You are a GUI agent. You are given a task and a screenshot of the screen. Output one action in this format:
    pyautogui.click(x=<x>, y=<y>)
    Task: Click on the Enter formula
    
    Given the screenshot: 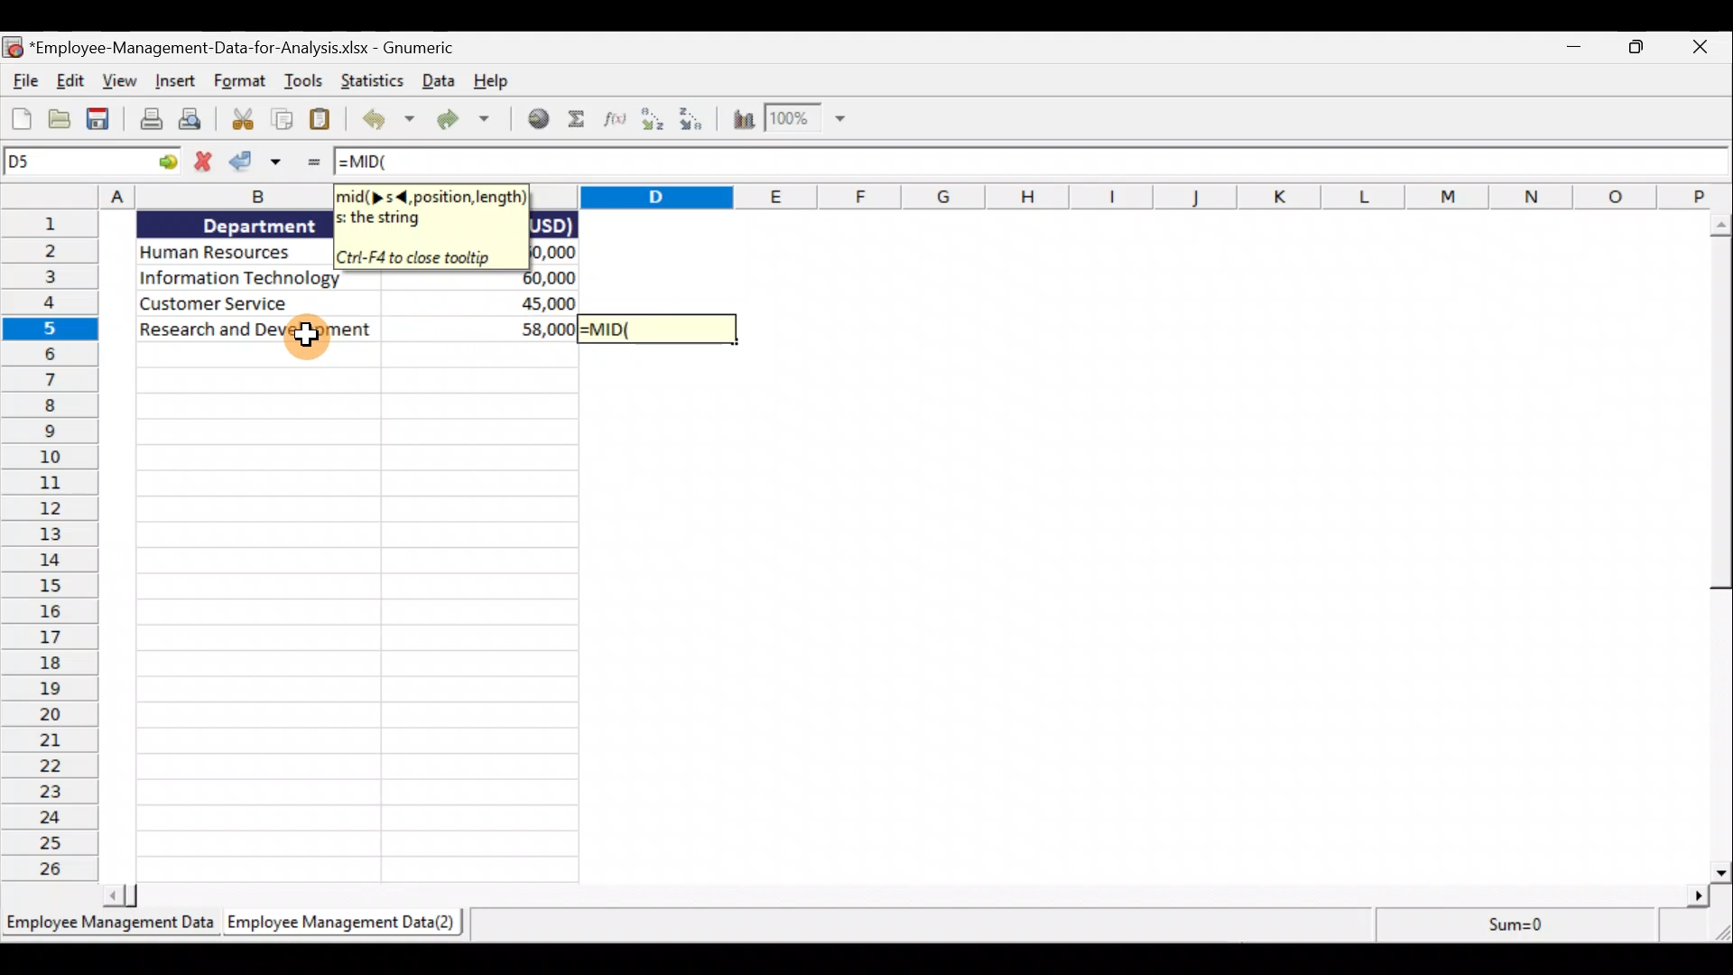 What is the action you would take?
    pyautogui.click(x=310, y=165)
    